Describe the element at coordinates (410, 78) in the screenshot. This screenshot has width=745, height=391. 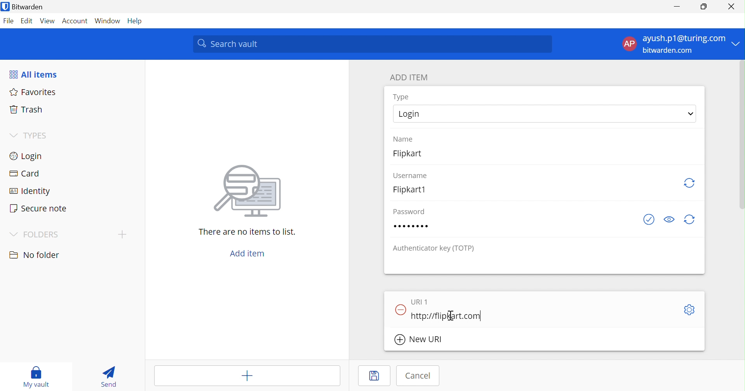
I see `ADD ITEM` at that location.